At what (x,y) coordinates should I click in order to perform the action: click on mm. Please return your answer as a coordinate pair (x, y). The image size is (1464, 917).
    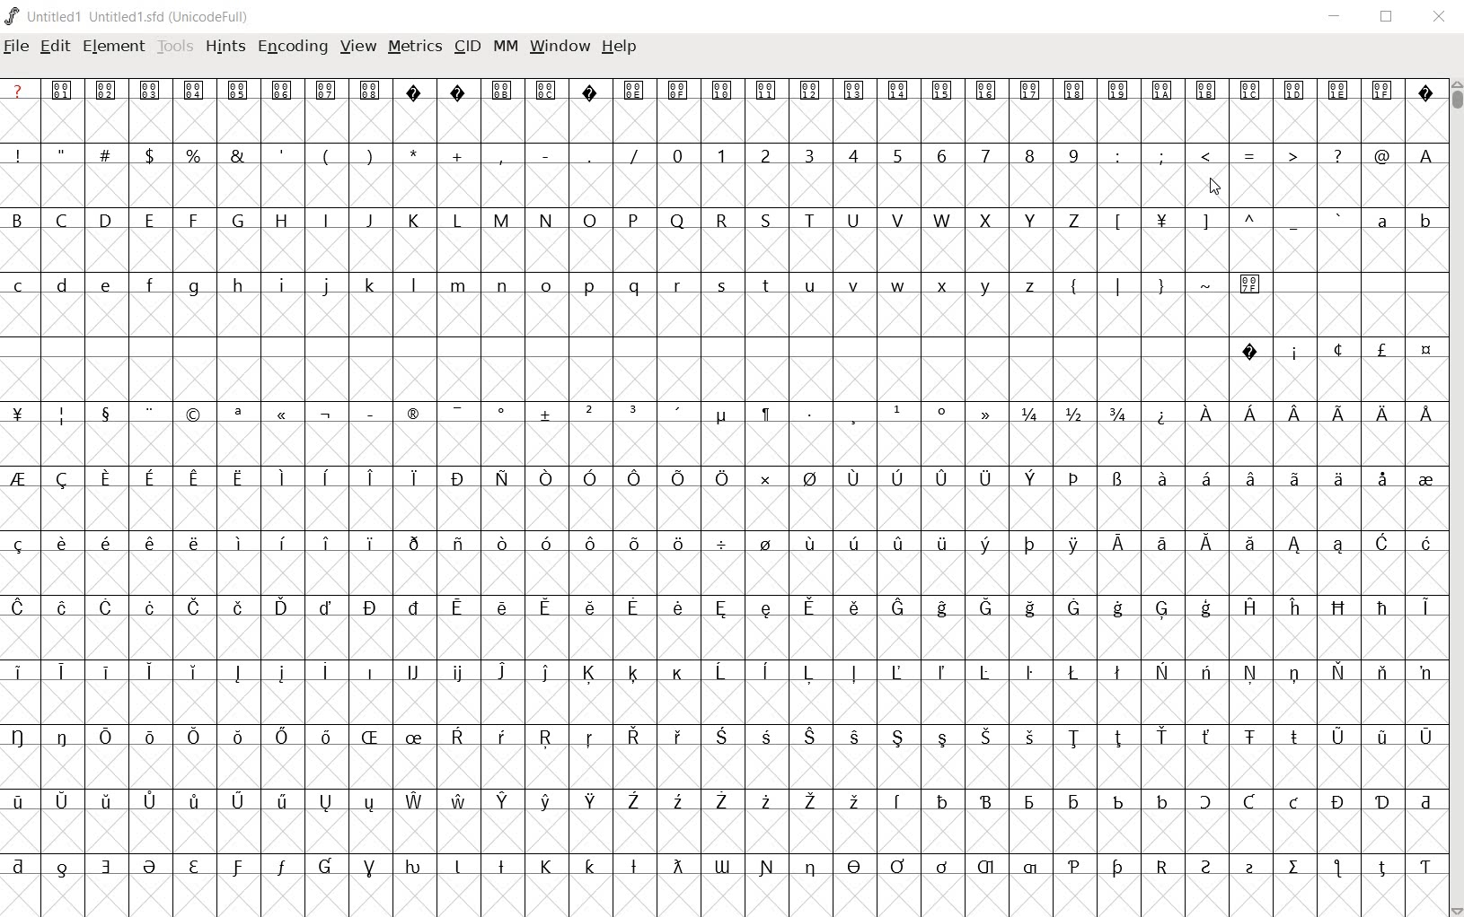
    Looking at the image, I should click on (504, 48).